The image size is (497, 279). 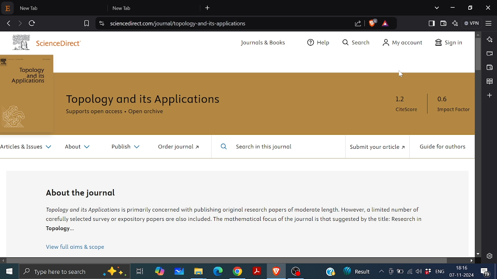 I want to click on Publish, so click(x=127, y=148).